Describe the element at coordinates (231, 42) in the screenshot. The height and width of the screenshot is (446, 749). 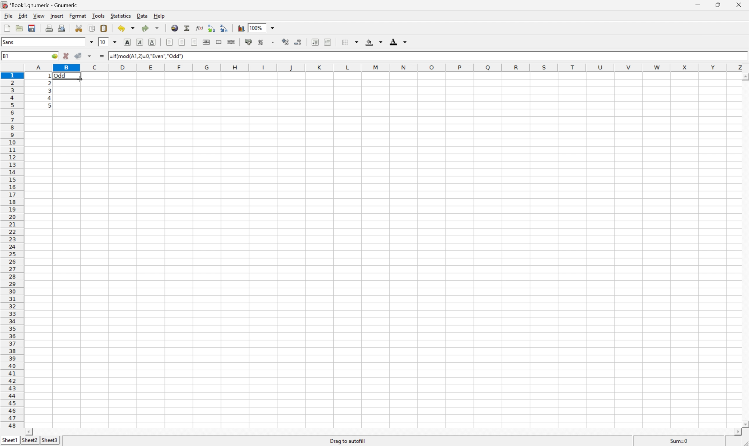
I see `Split ranges of merged cells ` at that location.